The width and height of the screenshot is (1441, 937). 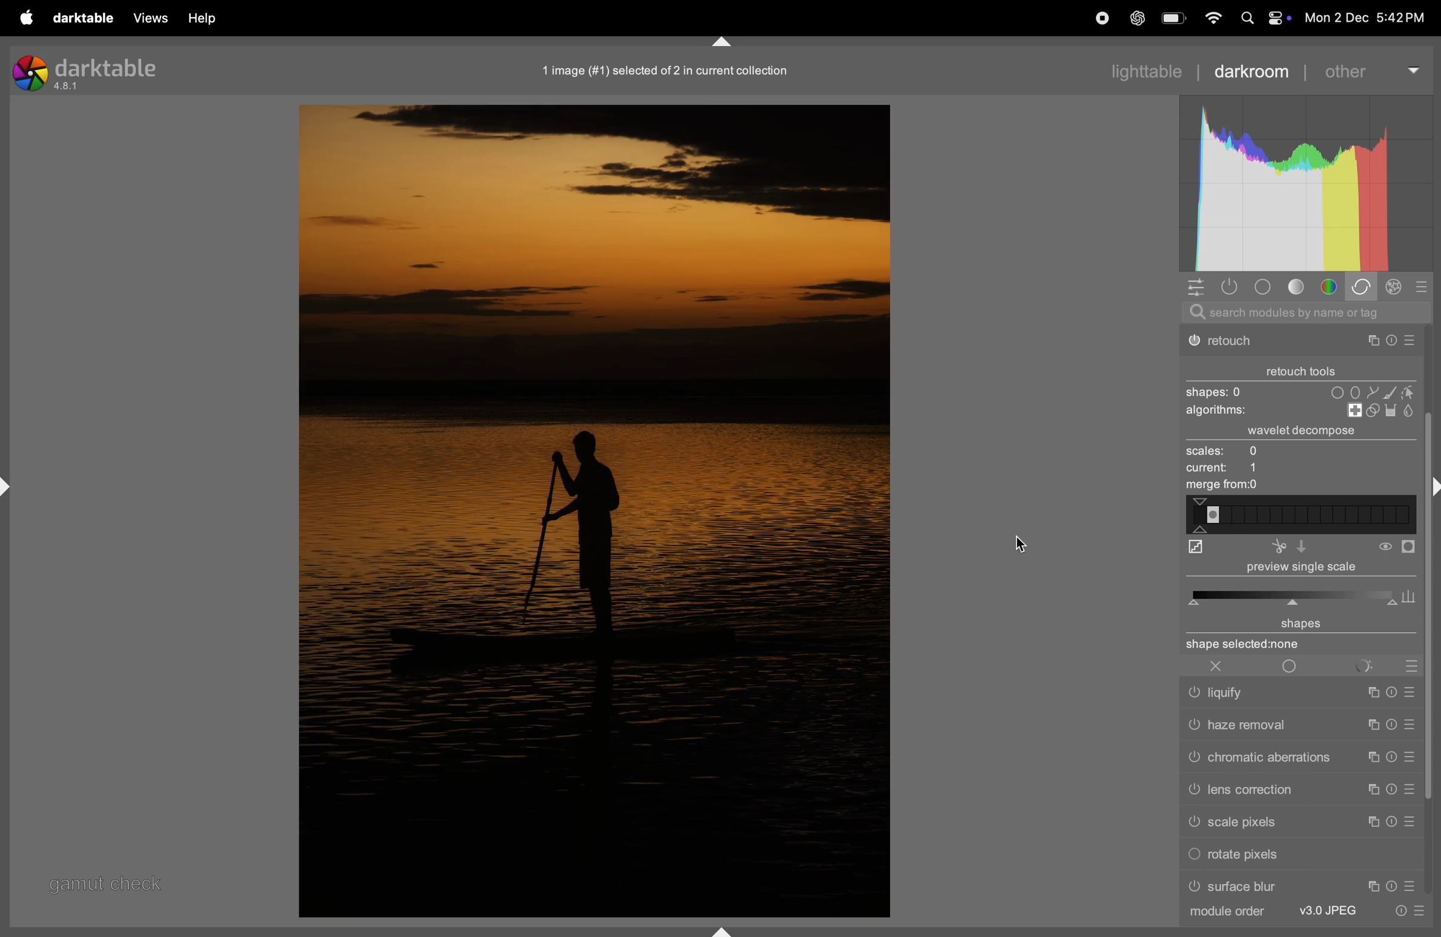 What do you see at coordinates (1301, 794) in the screenshot?
I see `Lens correction` at bounding box center [1301, 794].